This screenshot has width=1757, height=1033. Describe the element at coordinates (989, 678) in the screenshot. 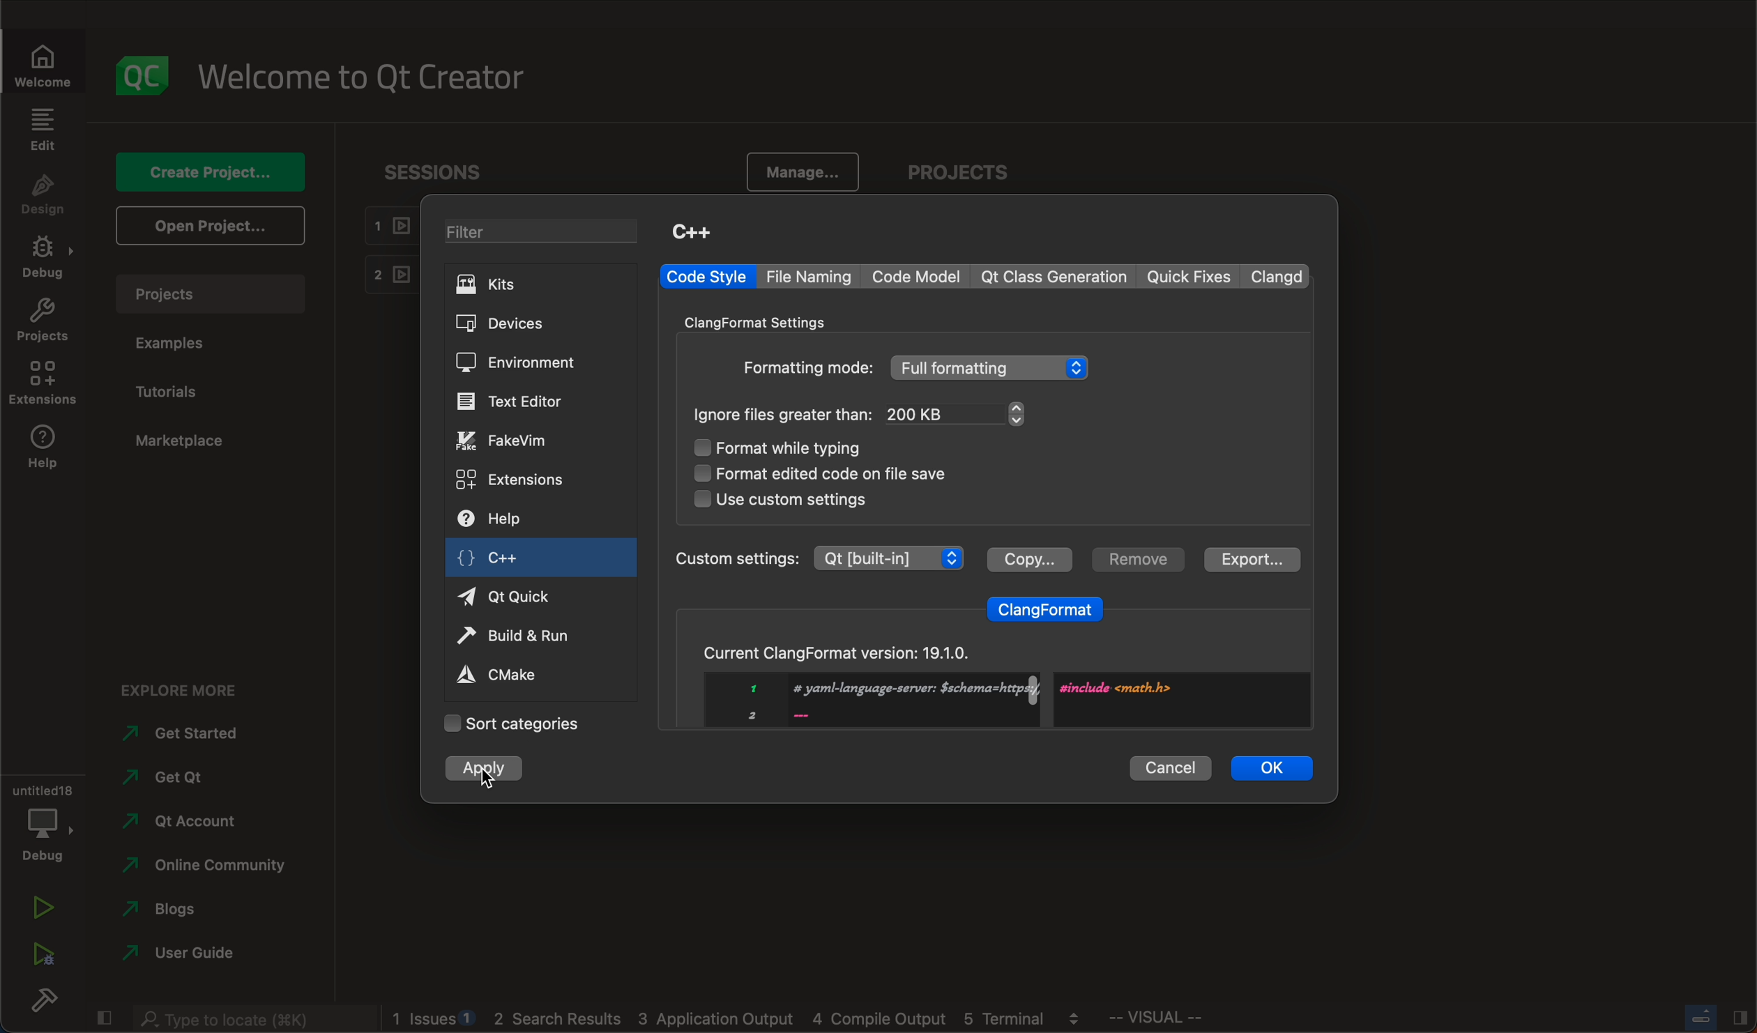

I see `current format version` at that location.